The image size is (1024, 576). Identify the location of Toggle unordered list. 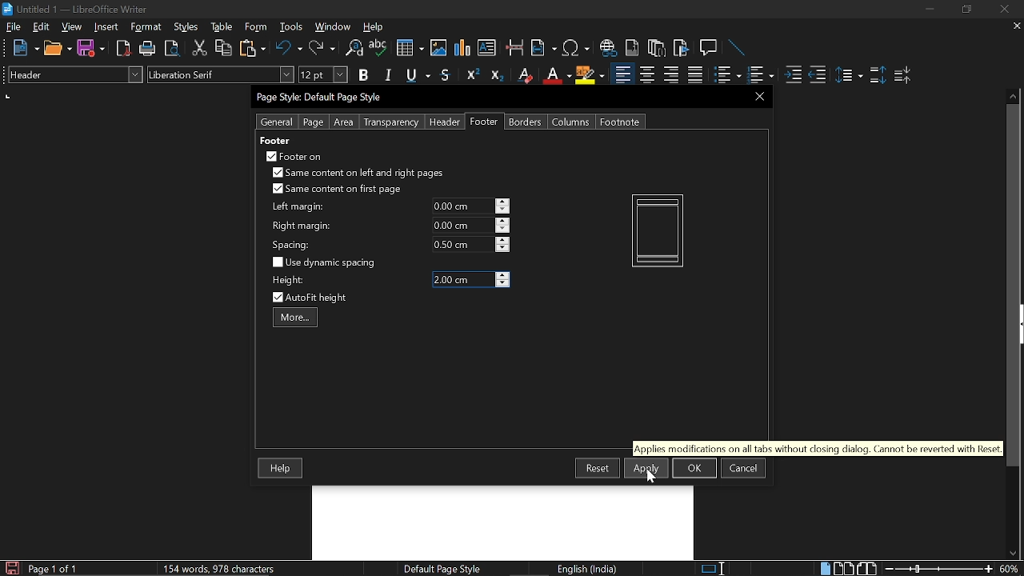
(759, 75).